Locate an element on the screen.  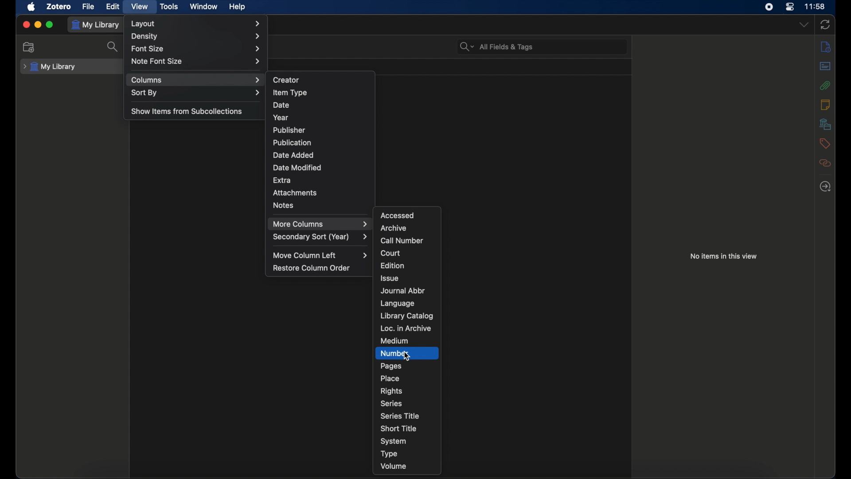
cursor is located at coordinates (406, 357).